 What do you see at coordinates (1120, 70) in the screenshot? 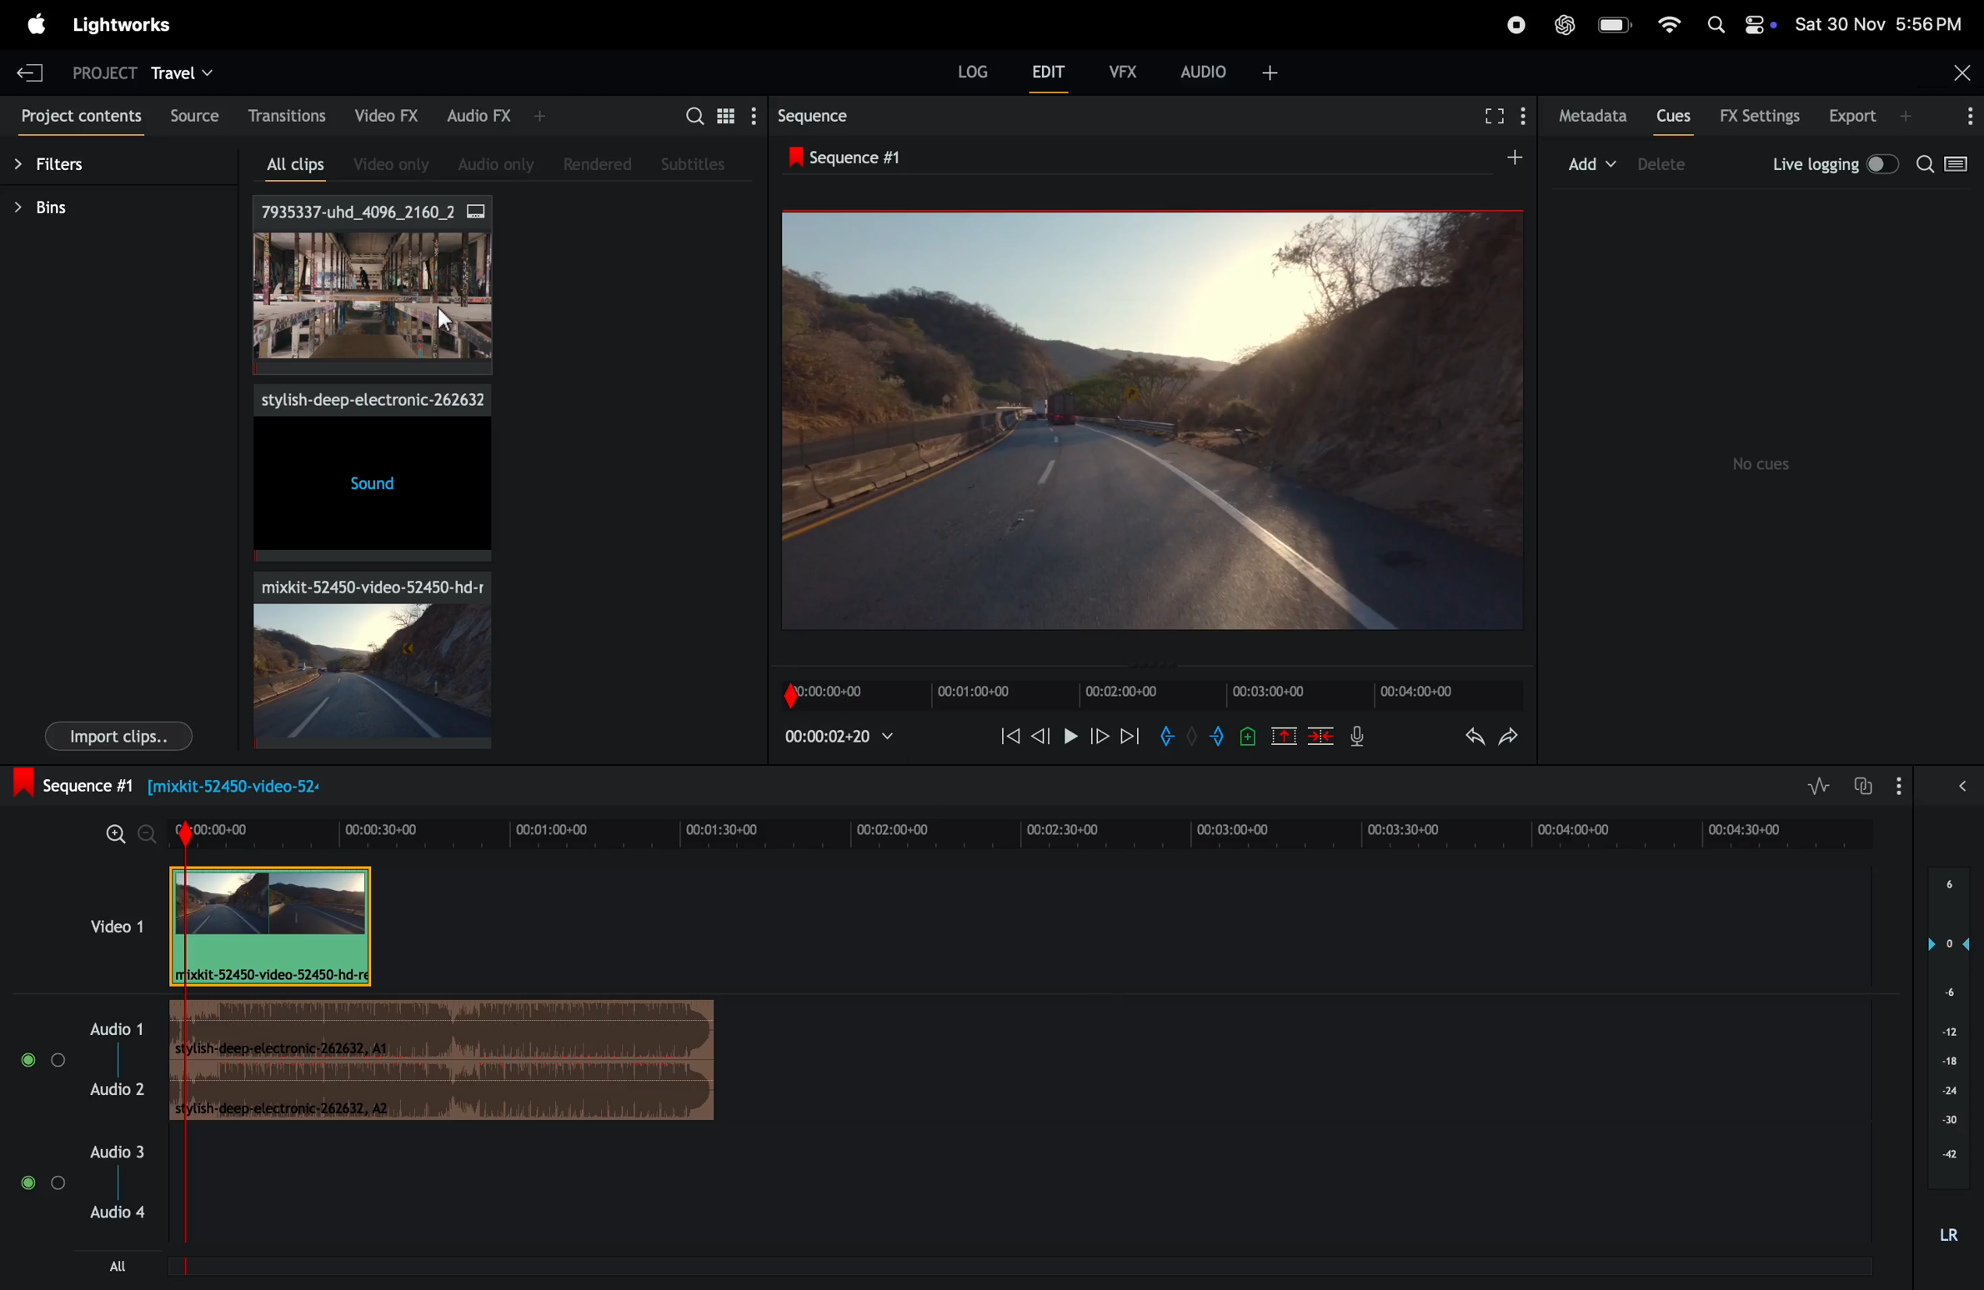
I see `vfx` at bounding box center [1120, 70].